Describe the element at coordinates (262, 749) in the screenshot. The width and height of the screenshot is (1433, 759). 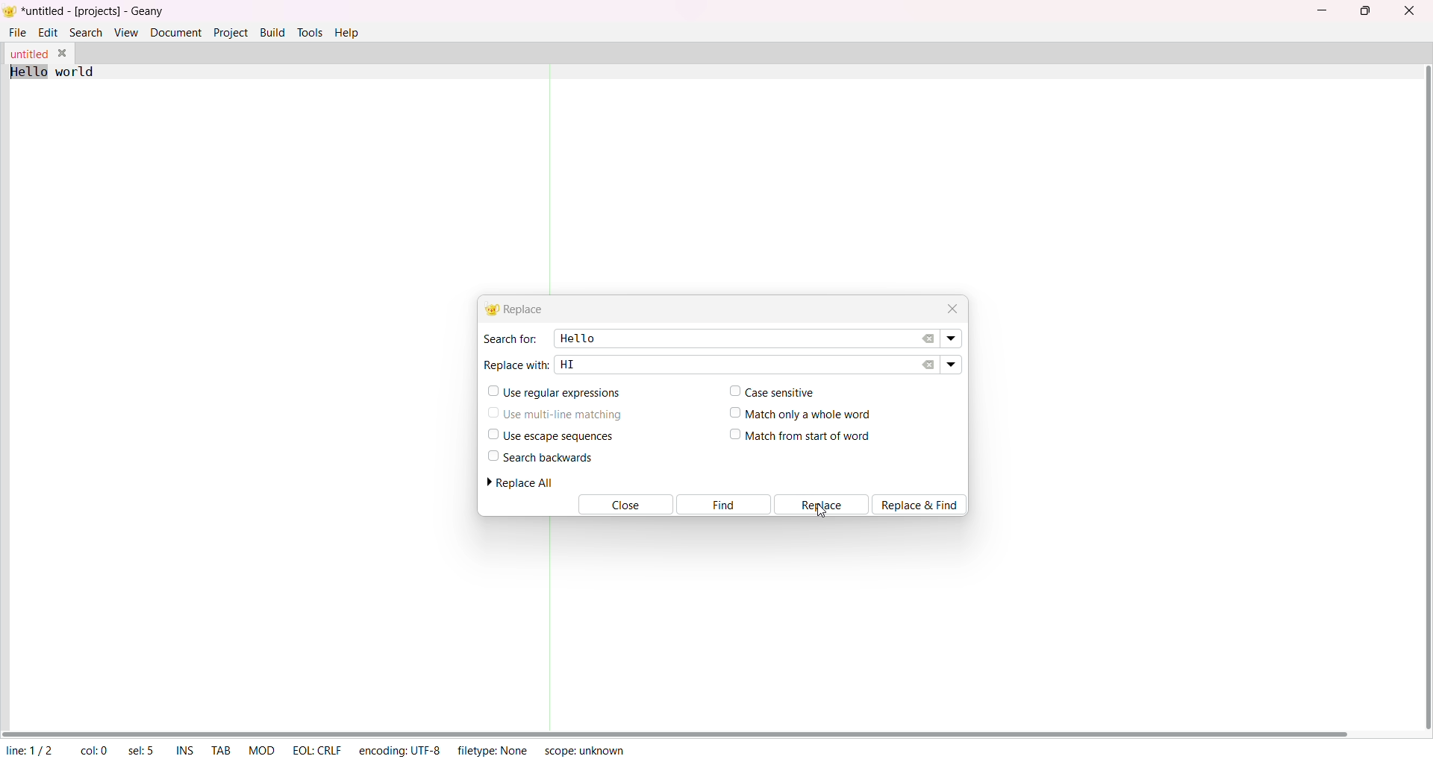
I see `mod` at that location.